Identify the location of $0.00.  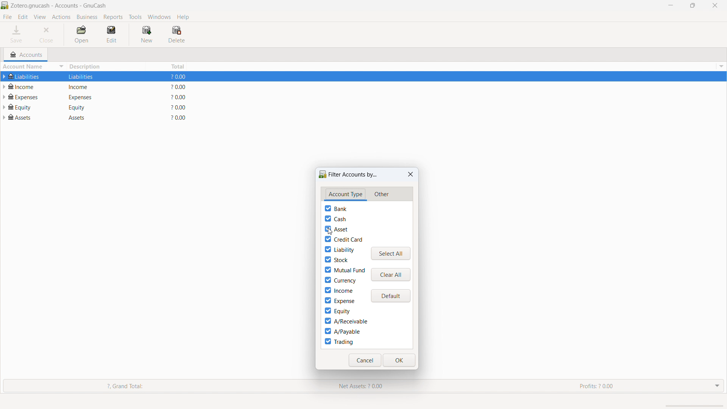
(179, 107).